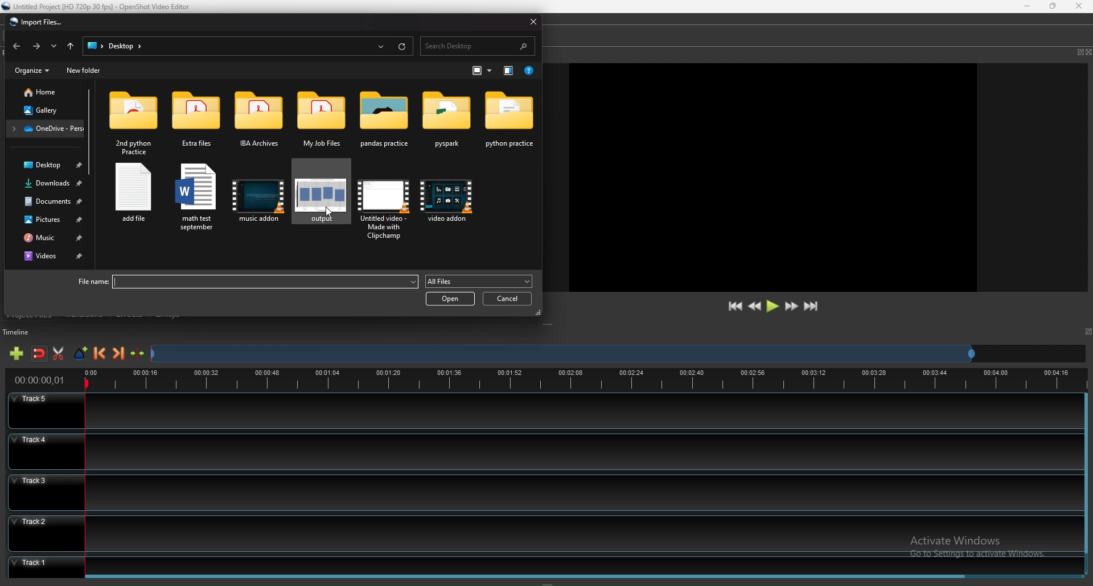 This screenshot has width=1093, height=586. What do you see at coordinates (509, 124) in the screenshot?
I see `folder` at bounding box center [509, 124].